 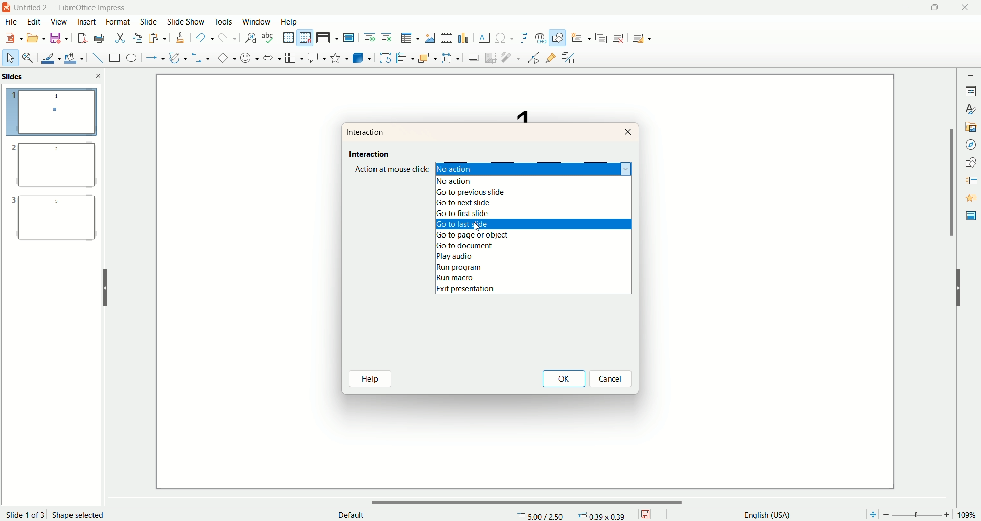 What do you see at coordinates (905, 8) in the screenshot?
I see `minimize` at bounding box center [905, 8].